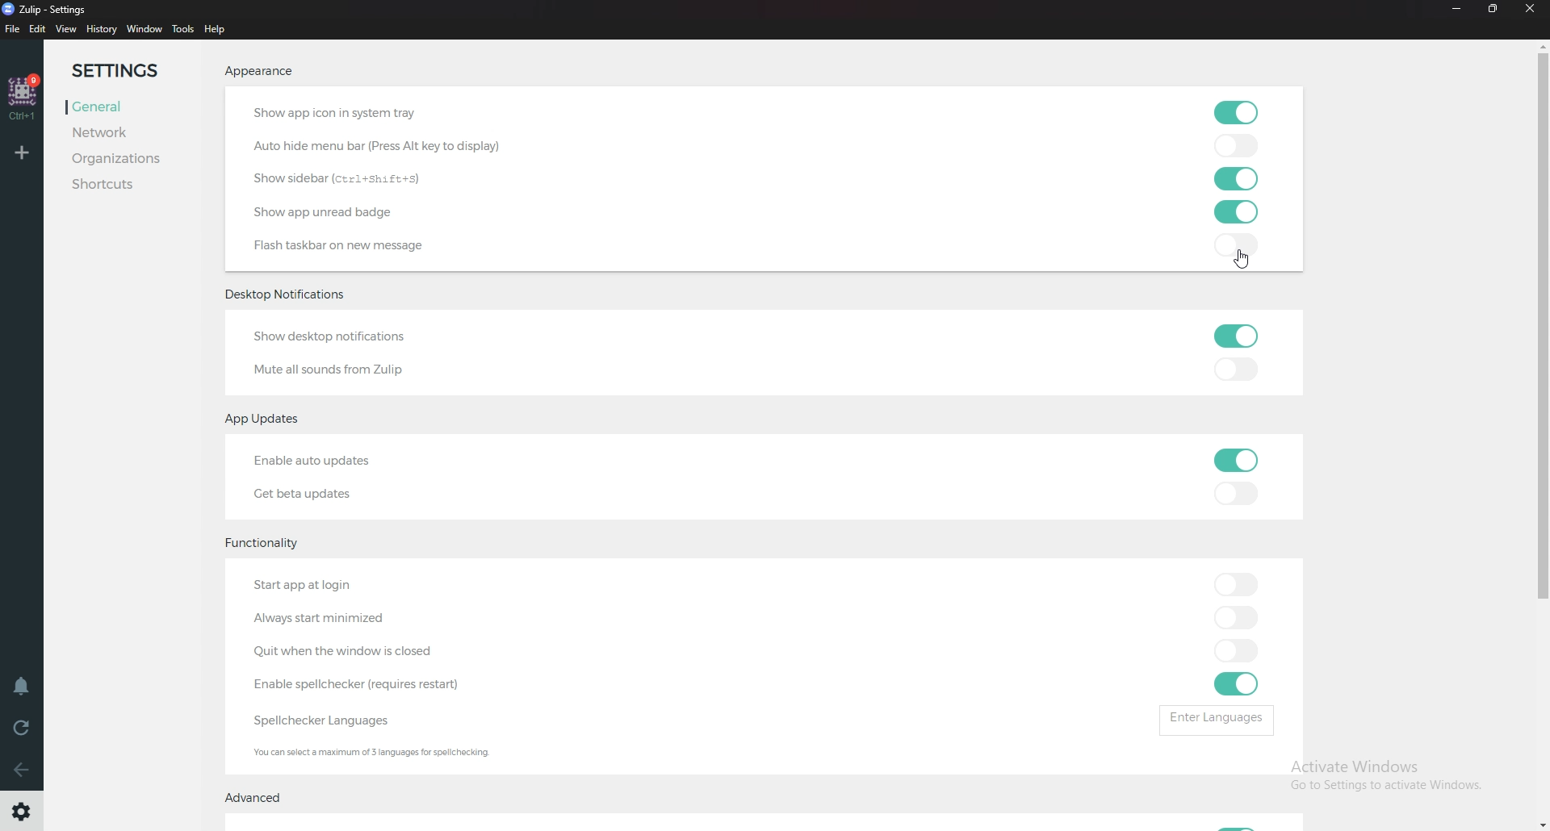  Describe the element at coordinates (345, 246) in the screenshot. I see `flash taskbar new message` at that location.